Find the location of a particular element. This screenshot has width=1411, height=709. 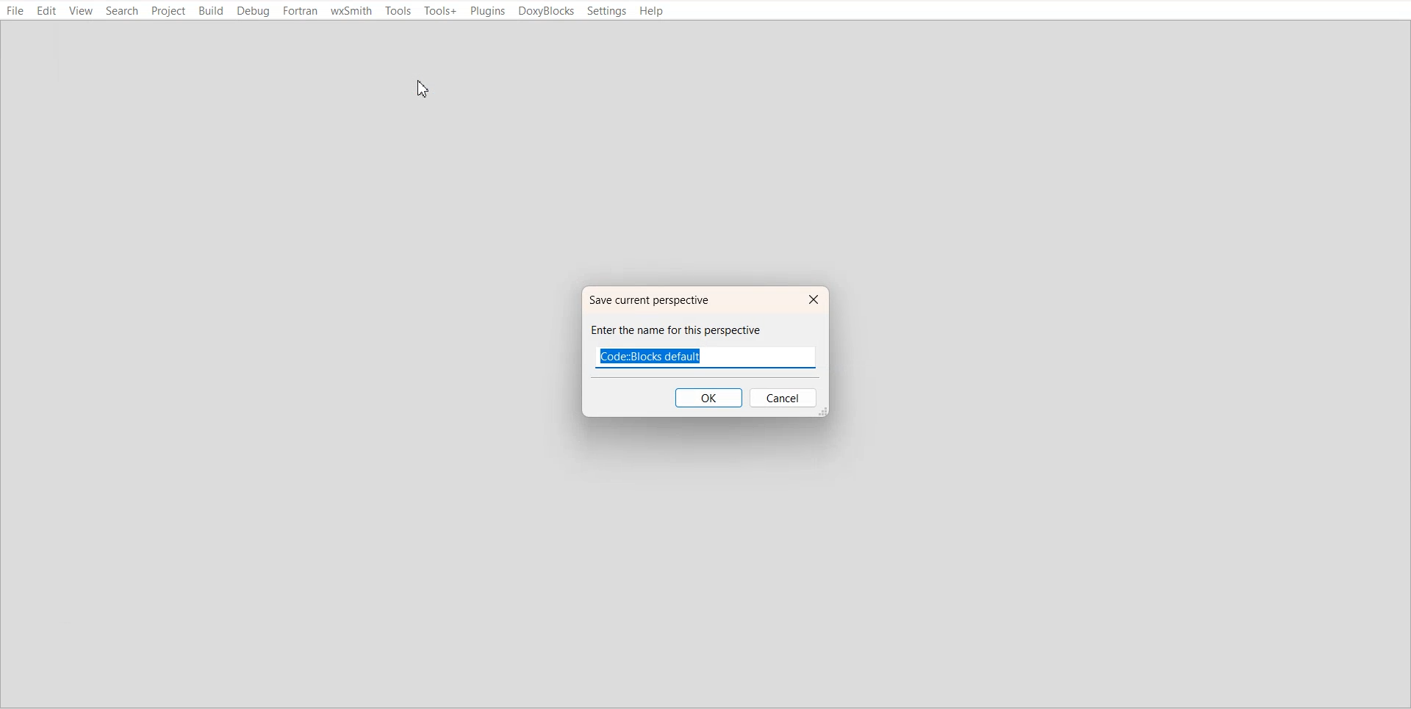

Close is located at coordinates (811, 300).